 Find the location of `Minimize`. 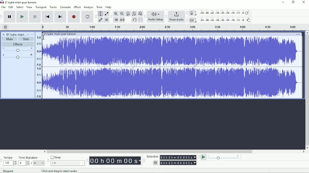

Minimize is located at coordinates (282, 2).